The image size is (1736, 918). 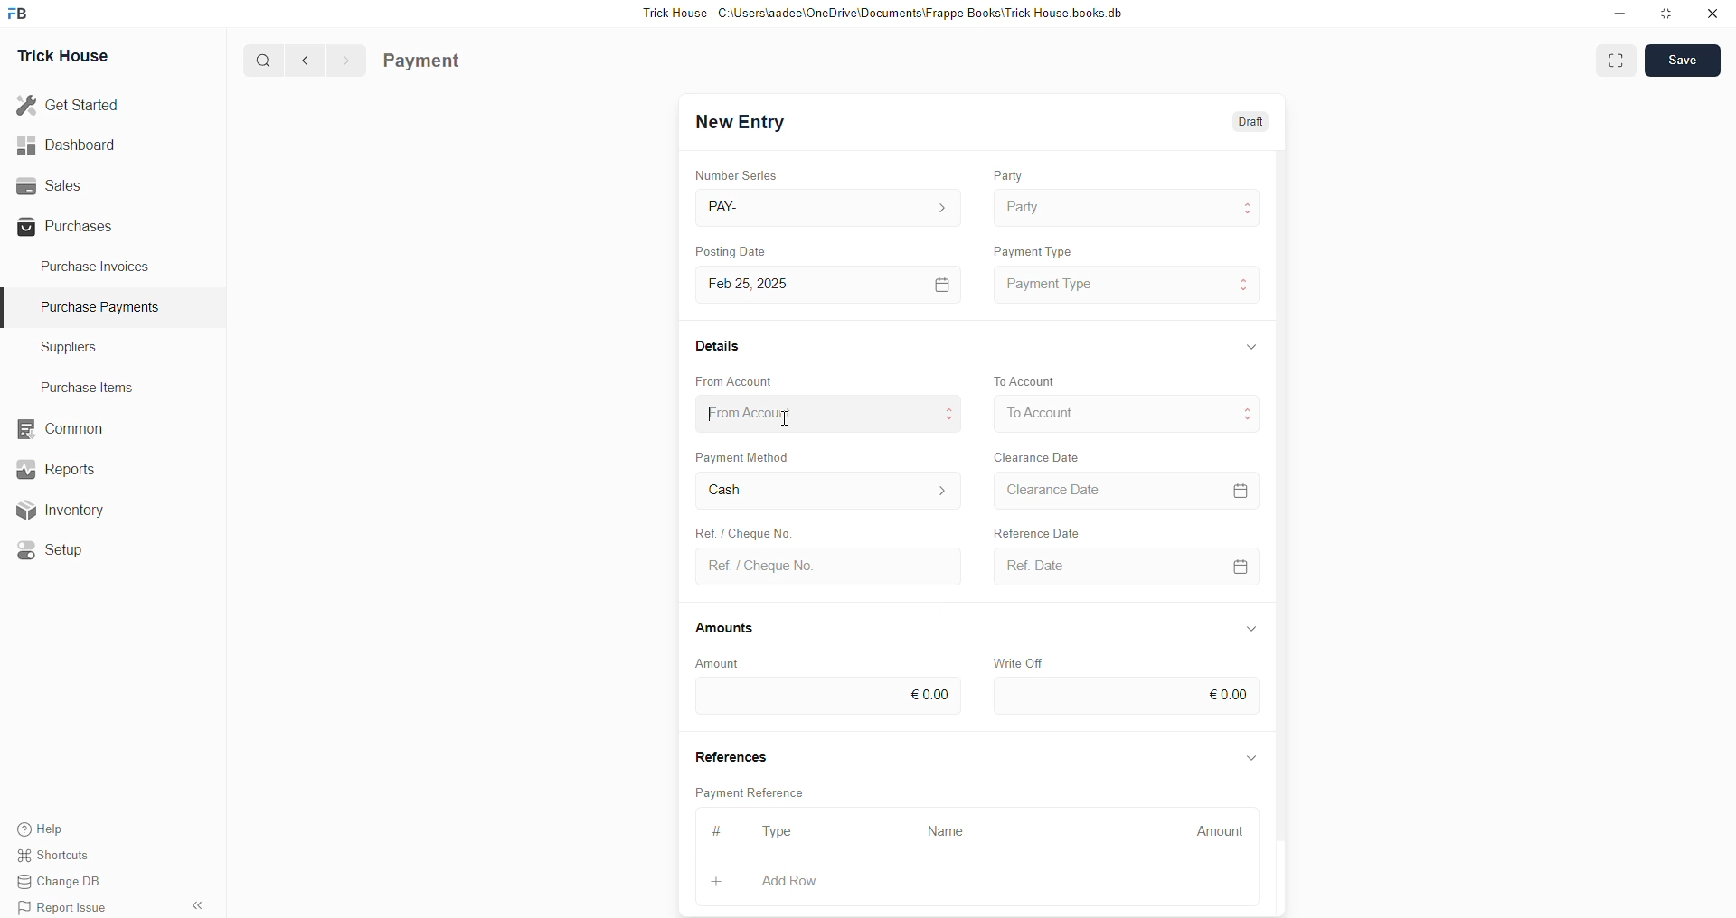 I want to click on Inventory, so click(x=71, y=514).